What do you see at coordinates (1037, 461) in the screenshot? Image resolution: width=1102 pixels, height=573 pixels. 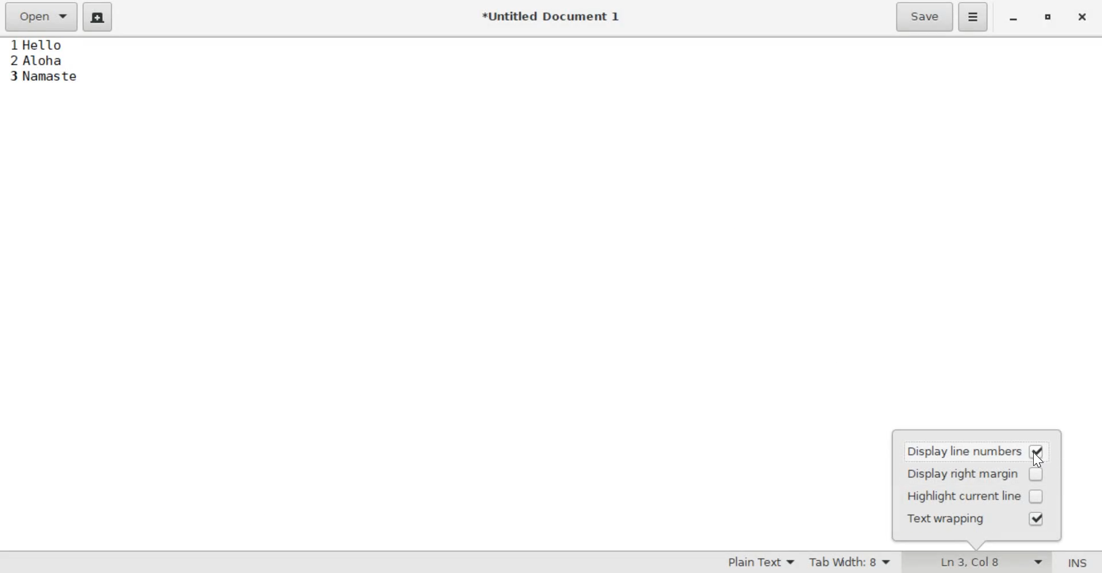 I see `cursor` at bounding box center [1037, 461].